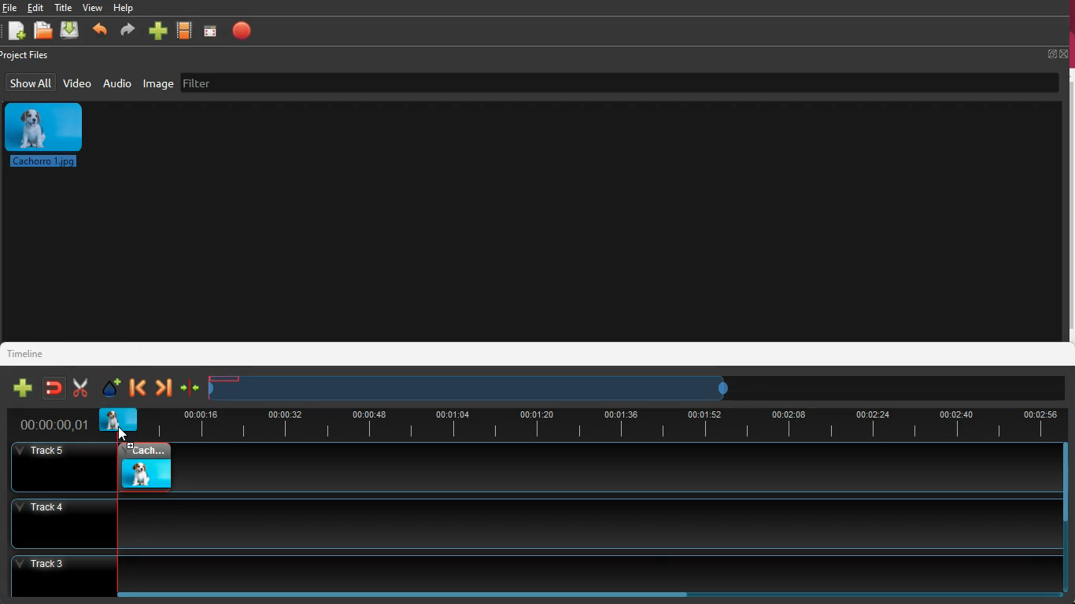  Describe the element at coordinates (43, 31) in the screenshot. I see `open` at that location.